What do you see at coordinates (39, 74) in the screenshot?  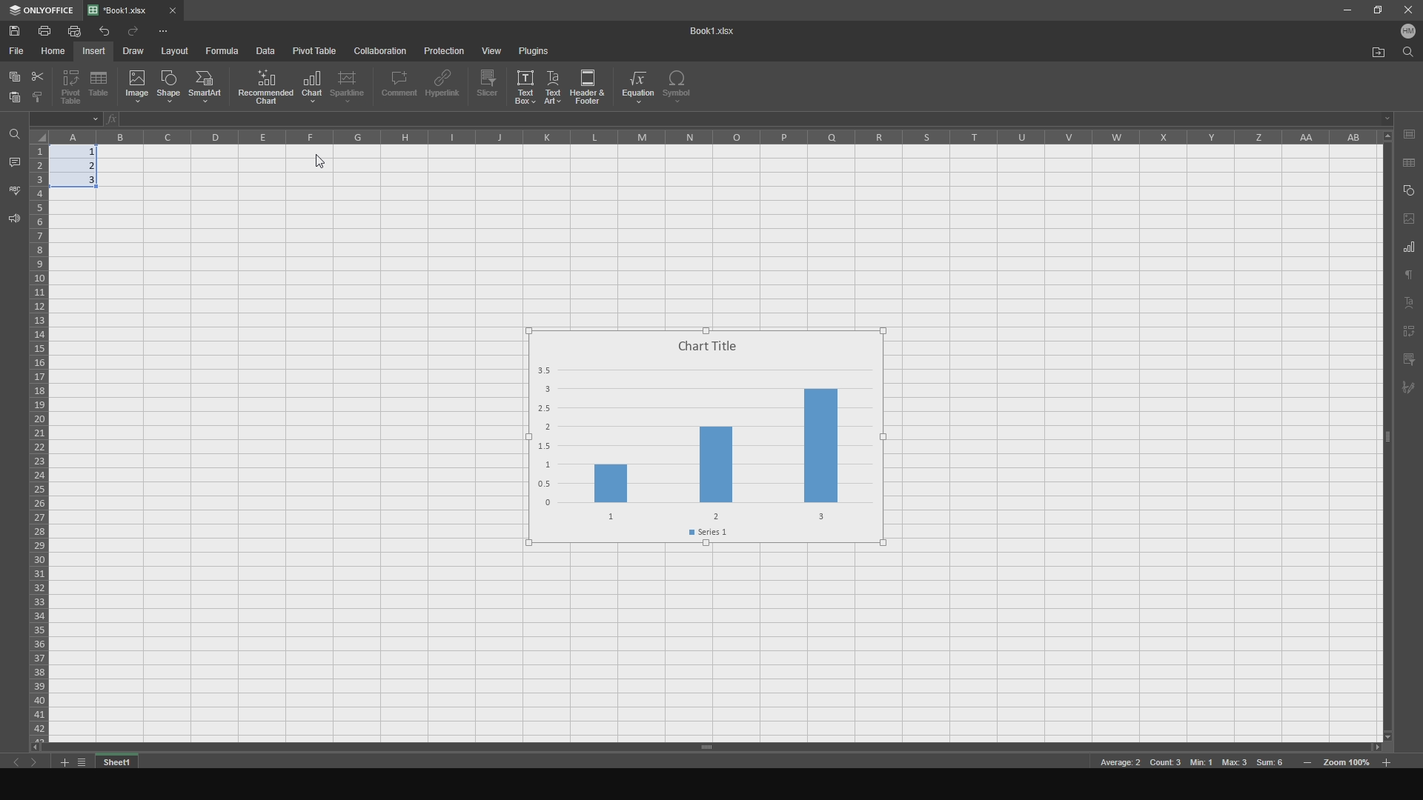 I see `cut` at bounding box center [39, 74].